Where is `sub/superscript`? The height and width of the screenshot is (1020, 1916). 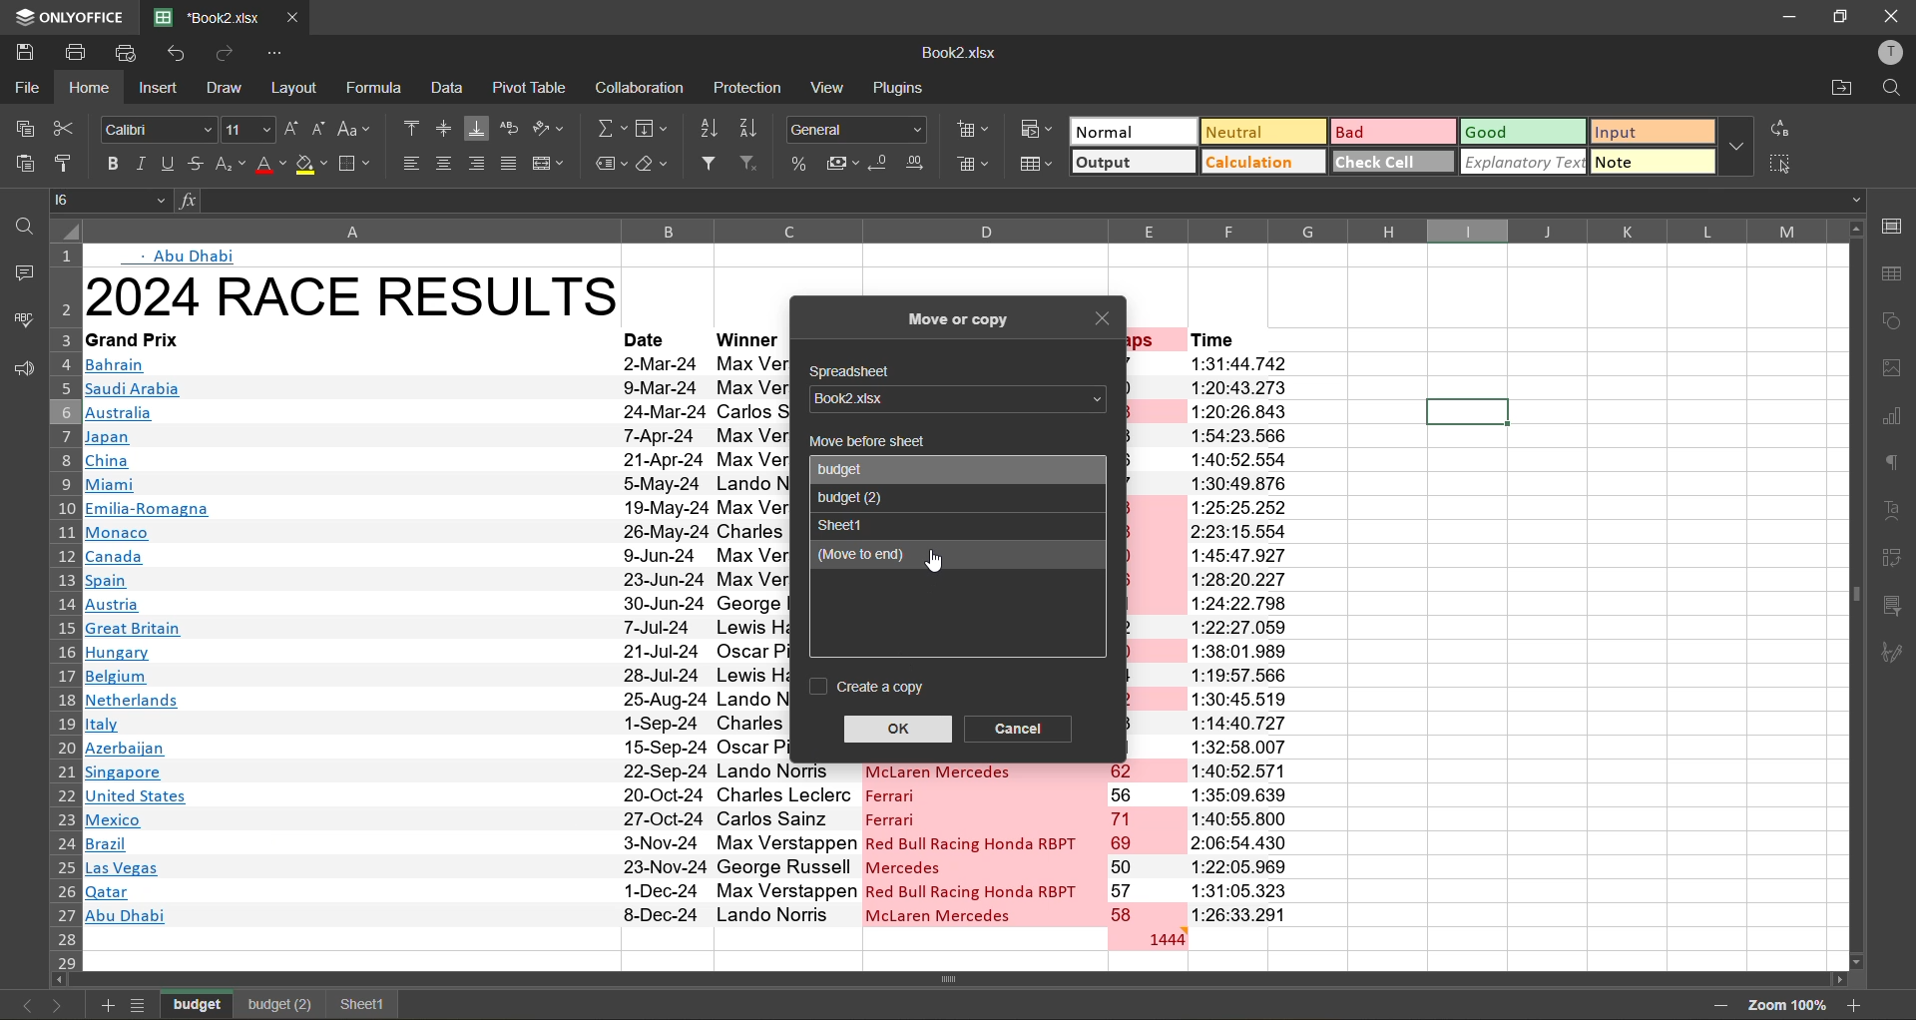
sub/superscript is located at coordinates (230, 166).